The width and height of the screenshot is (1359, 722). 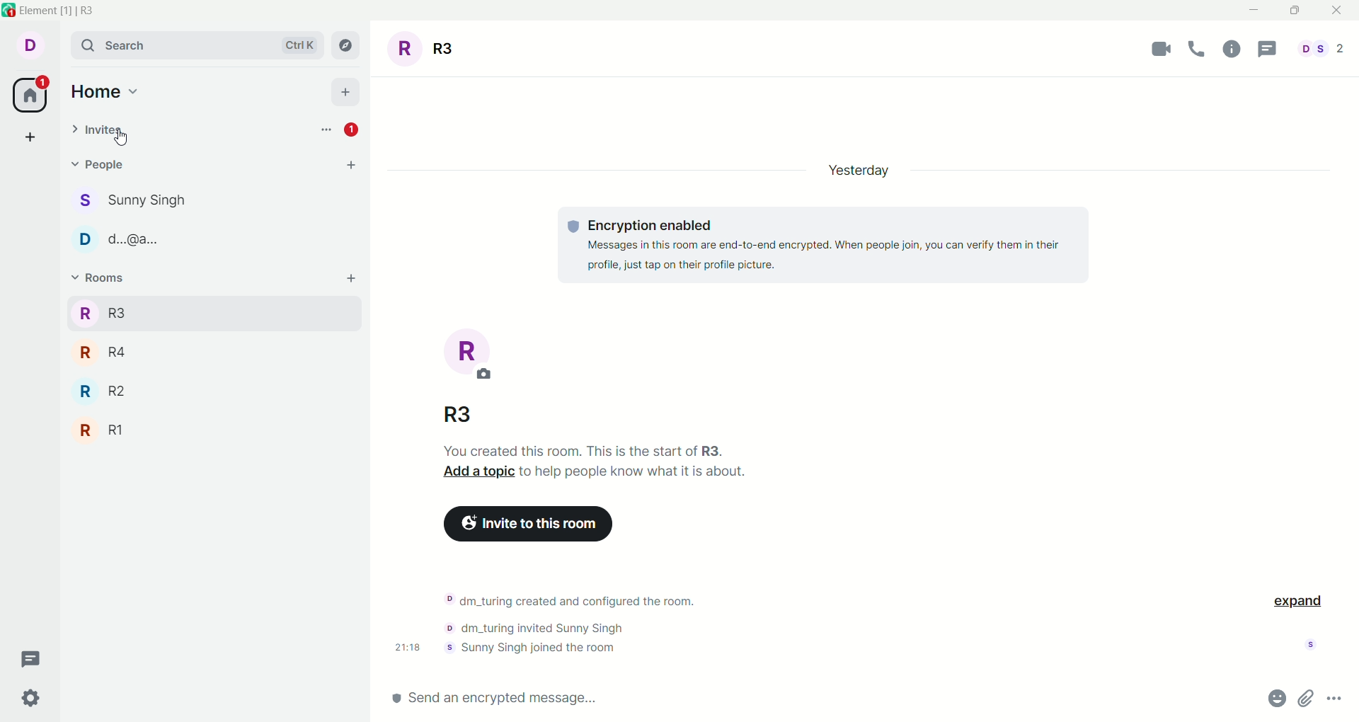 I want to click on R2, so click(x=211, y=388).